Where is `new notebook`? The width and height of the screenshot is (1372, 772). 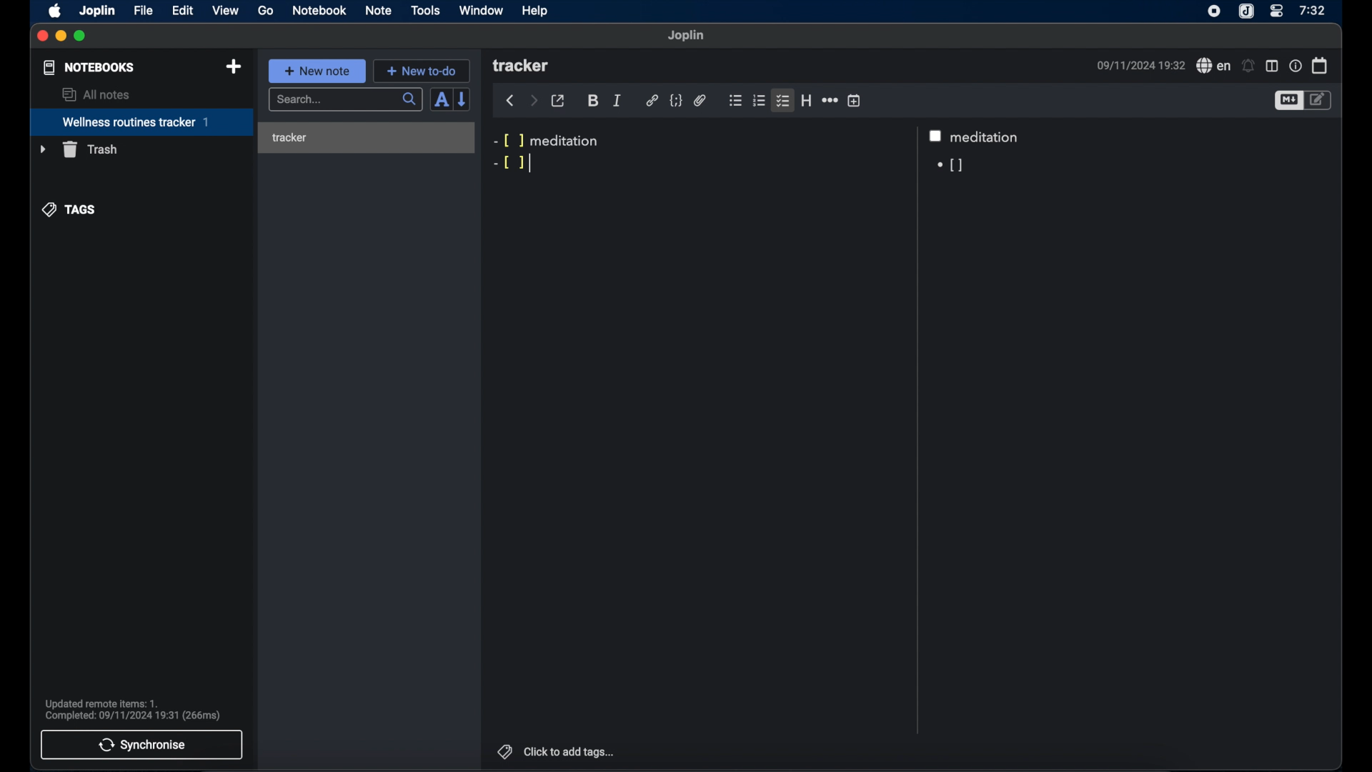 new notebook is located at coordinates (235, 67).